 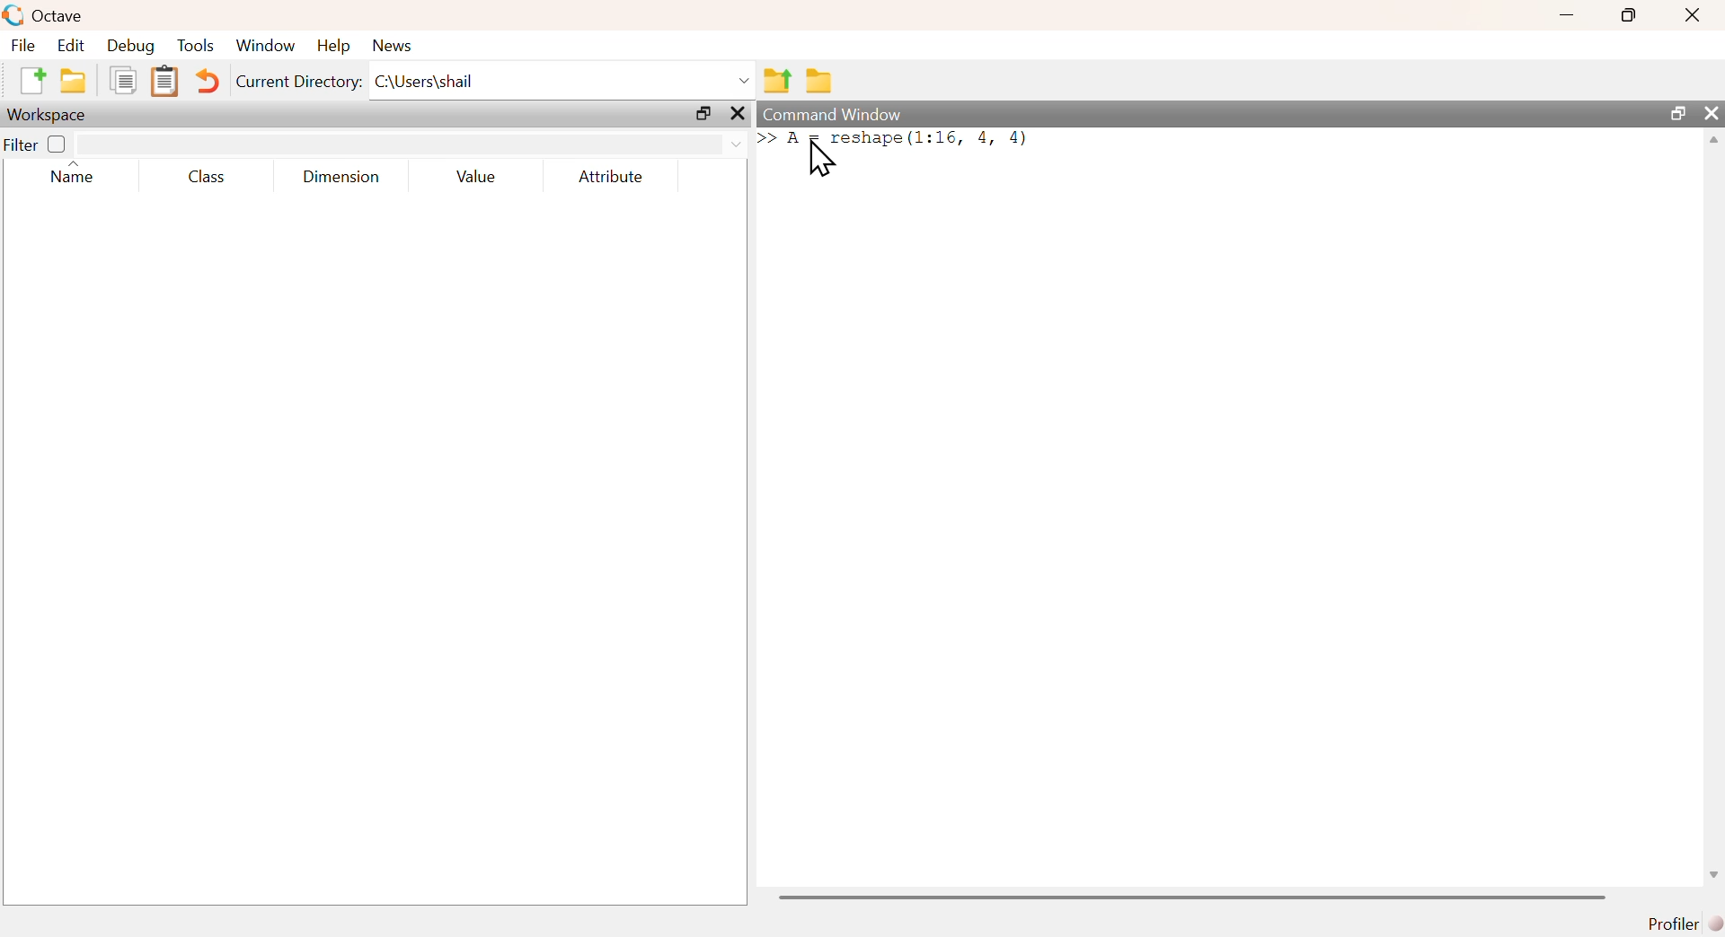 I want to click on open an existing file in editor, so click(x=75, y=81).